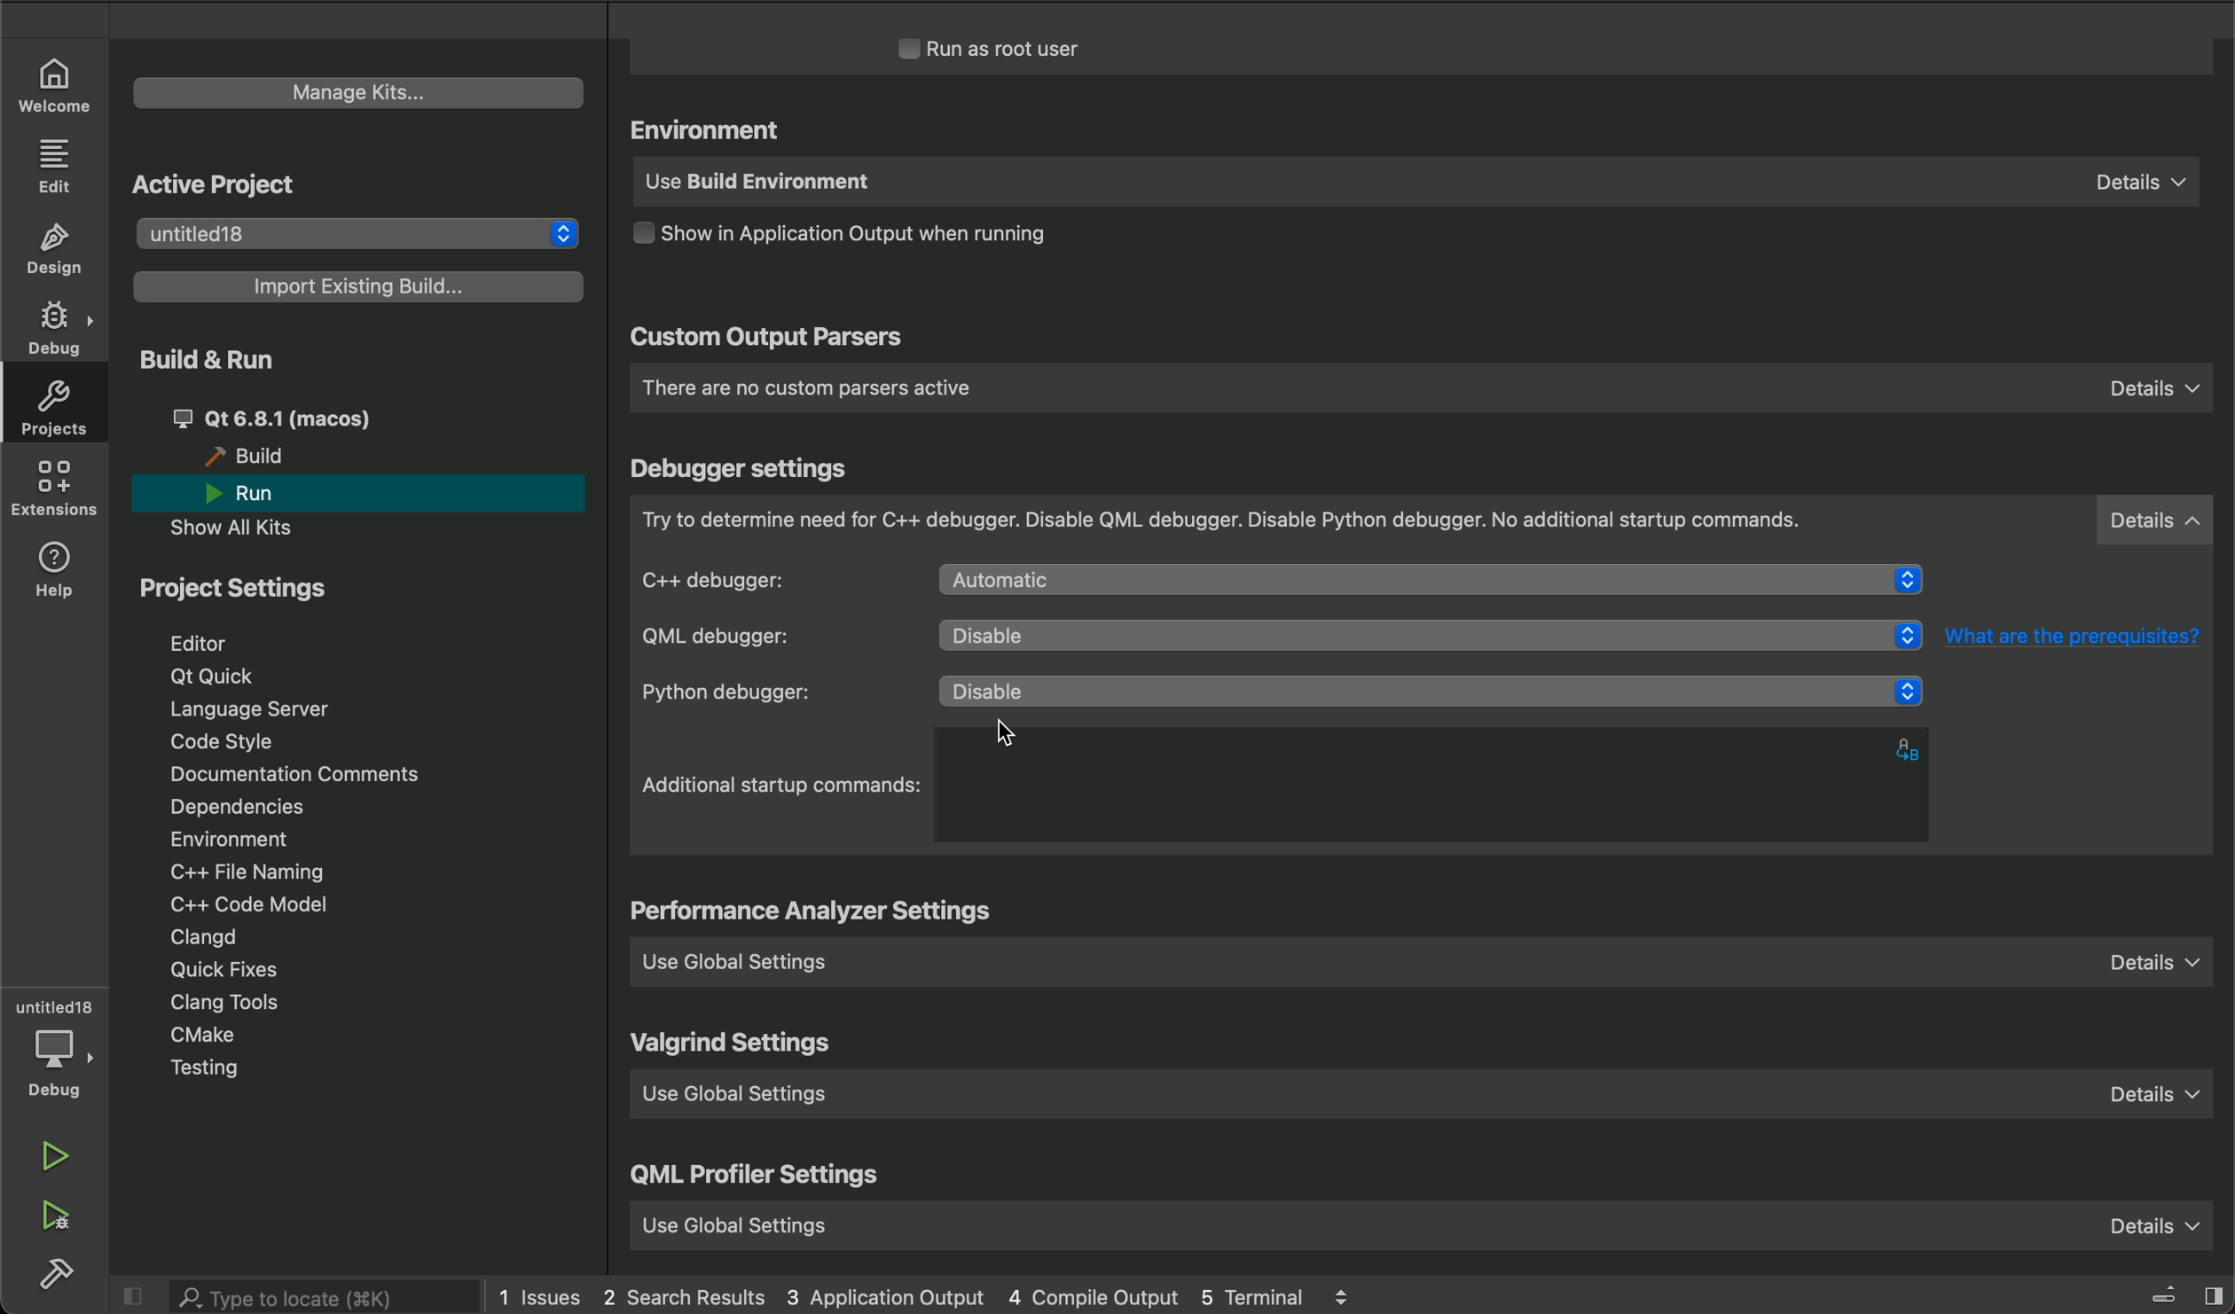 The image size is (2235, 1314). Describe the element at coordinates (1411, 184) in the screenshot. I see `use build ` at that location.